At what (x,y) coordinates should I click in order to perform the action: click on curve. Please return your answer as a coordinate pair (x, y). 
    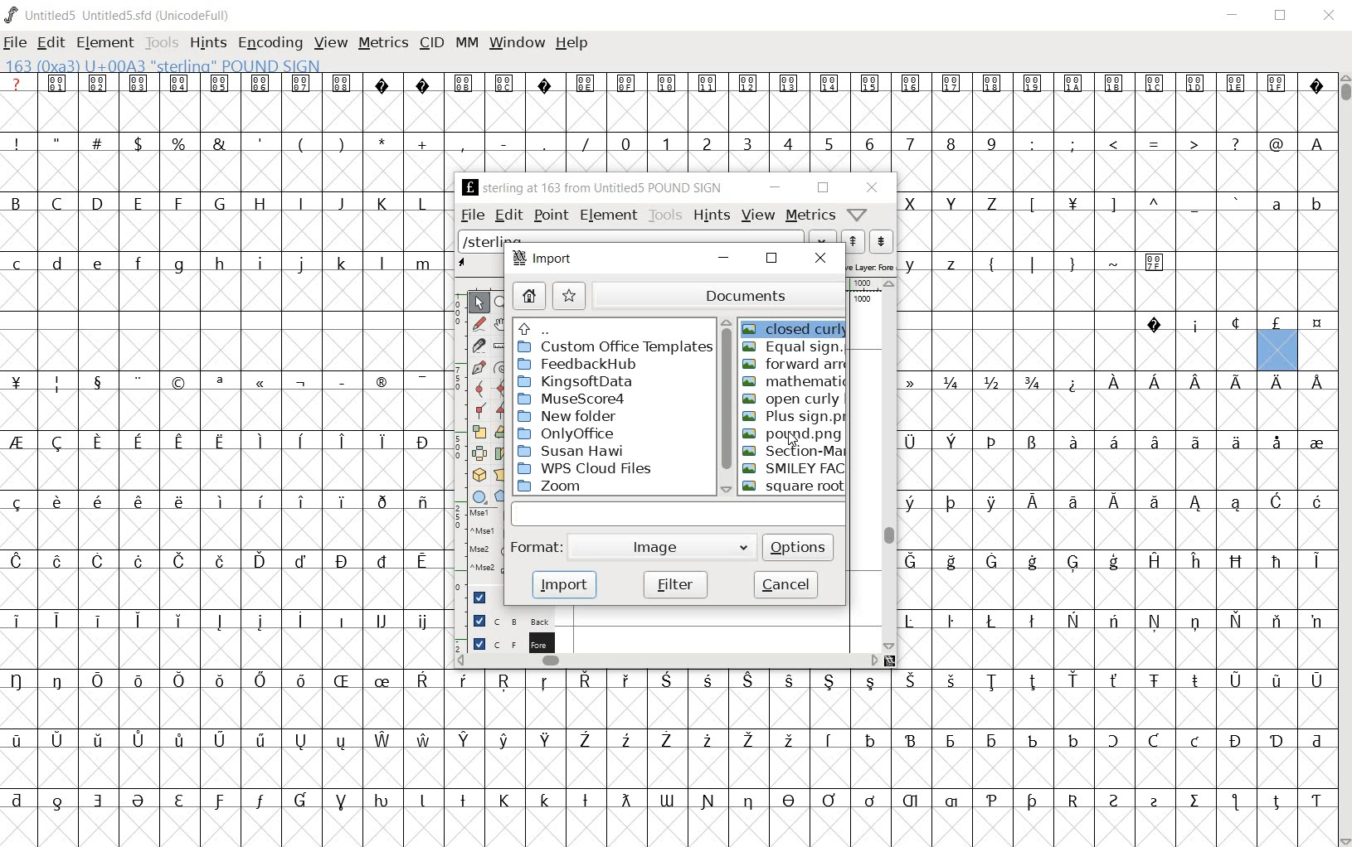
    Looking at the image, I should click on (481, 391).